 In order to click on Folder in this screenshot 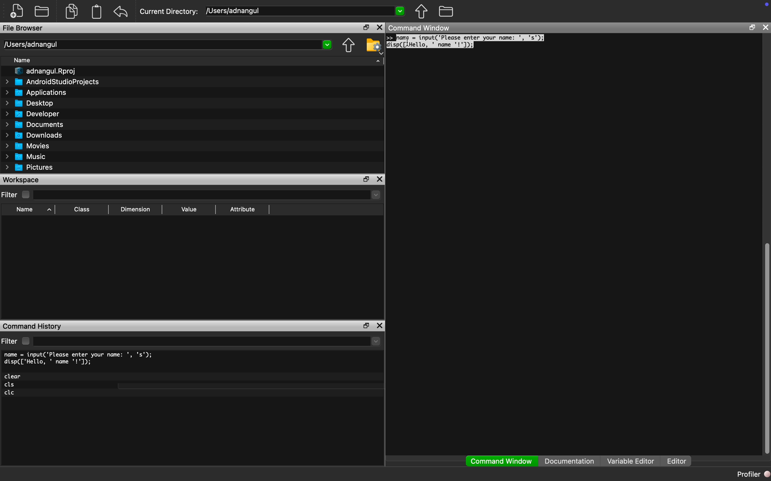, I will do `click(42, 11)`.